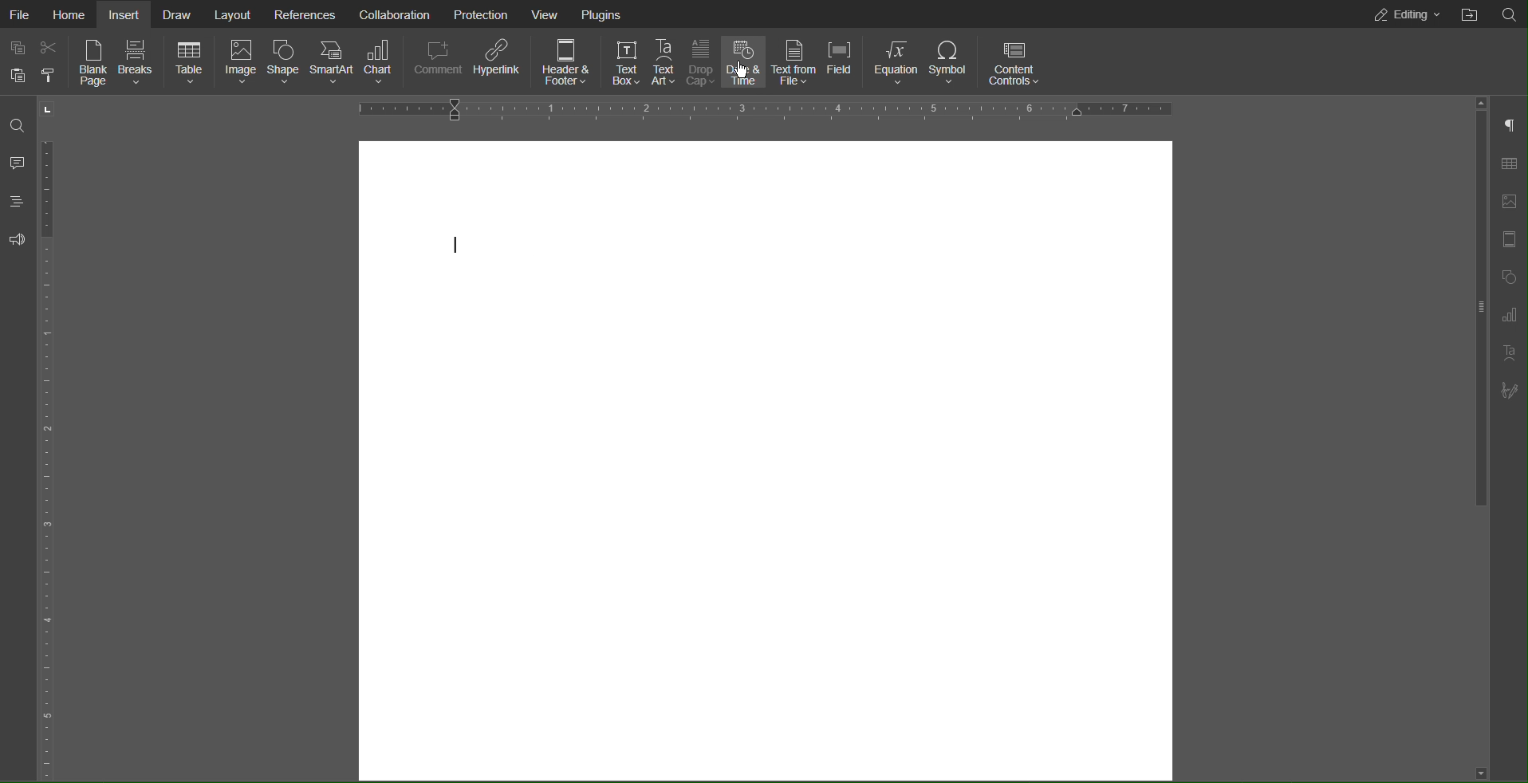 This screenshot has height=783, width=1528. What do you see at coordinates (18, 127) in the screenshot?
I see `Search` at bounding box center [18, 127].